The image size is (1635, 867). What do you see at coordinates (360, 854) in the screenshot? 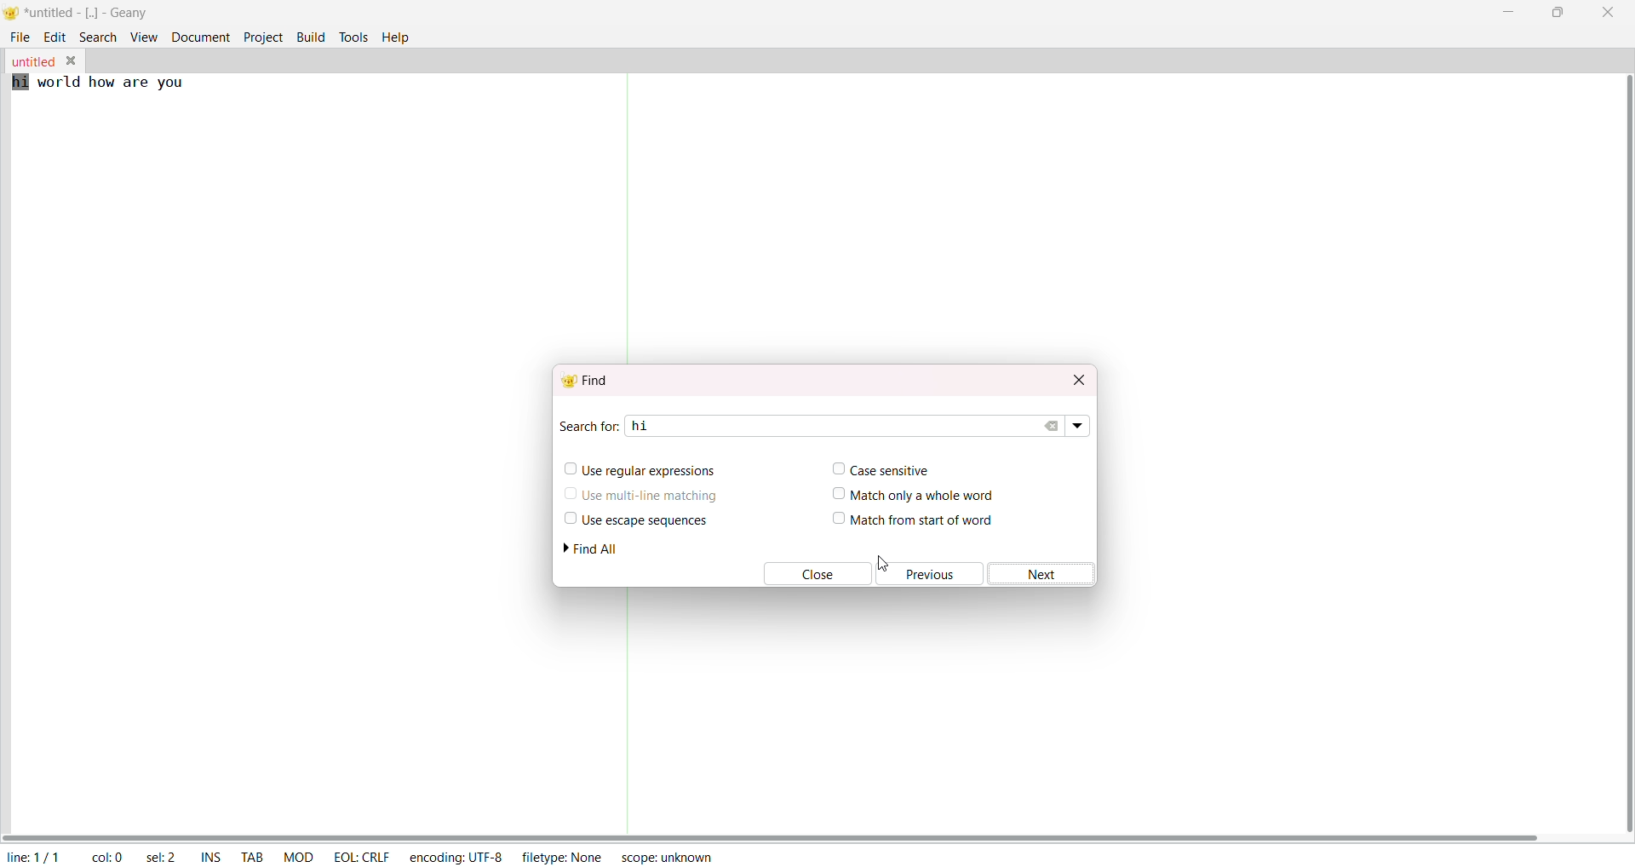
I see `eol: crlf` at bounding box center [360, 854].